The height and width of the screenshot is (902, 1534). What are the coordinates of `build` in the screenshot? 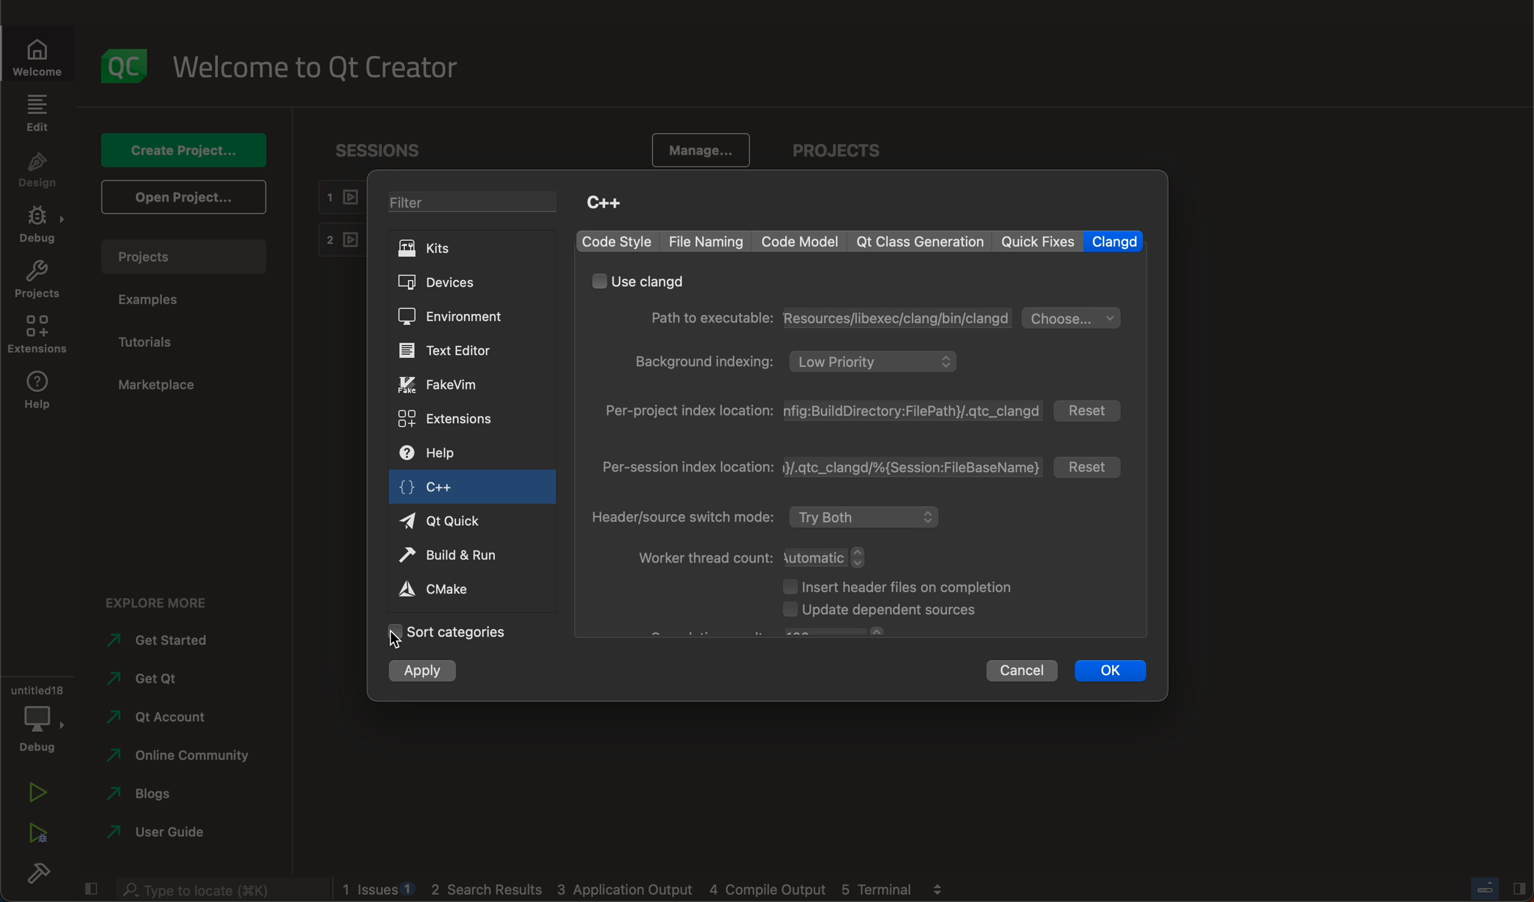 It's located at (37, 872).